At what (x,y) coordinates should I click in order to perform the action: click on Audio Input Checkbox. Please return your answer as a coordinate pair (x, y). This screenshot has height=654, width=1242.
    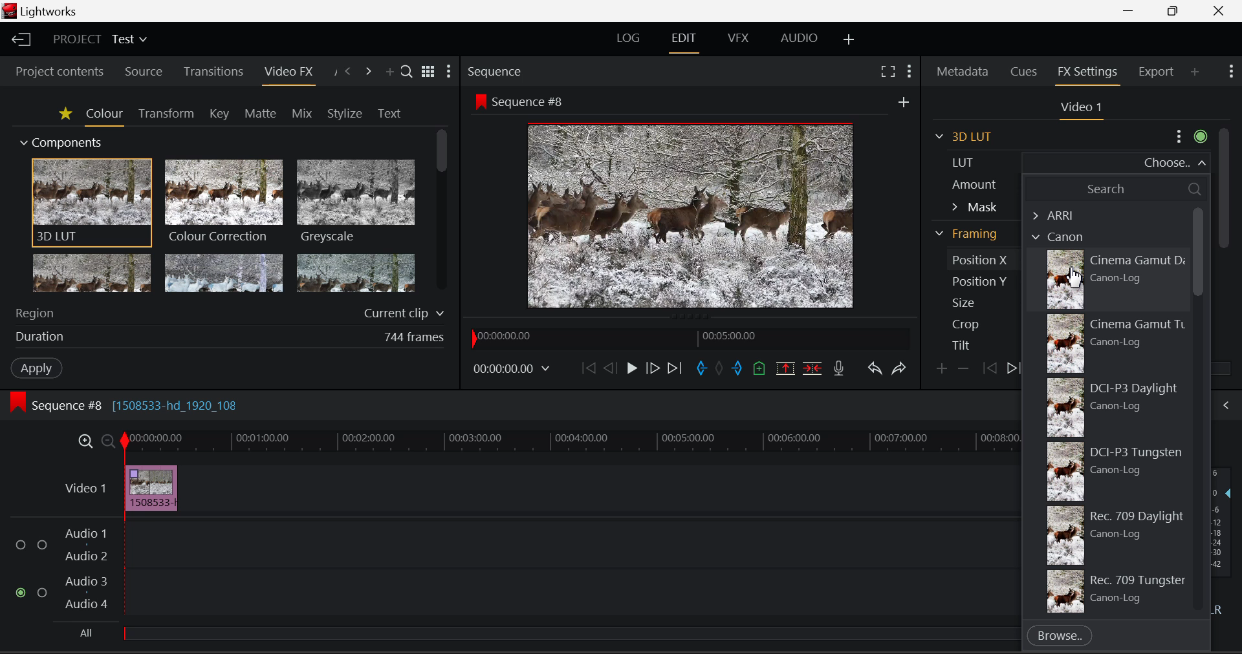
    Looking at the image, I should click on (20, 592).